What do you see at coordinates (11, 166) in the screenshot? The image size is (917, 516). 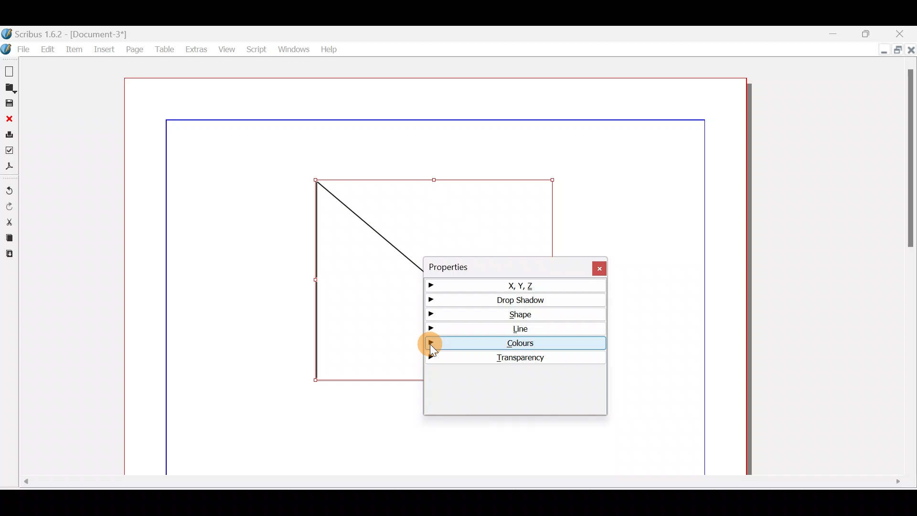 I see `Save as PDF` at bounding box center [11, 166].